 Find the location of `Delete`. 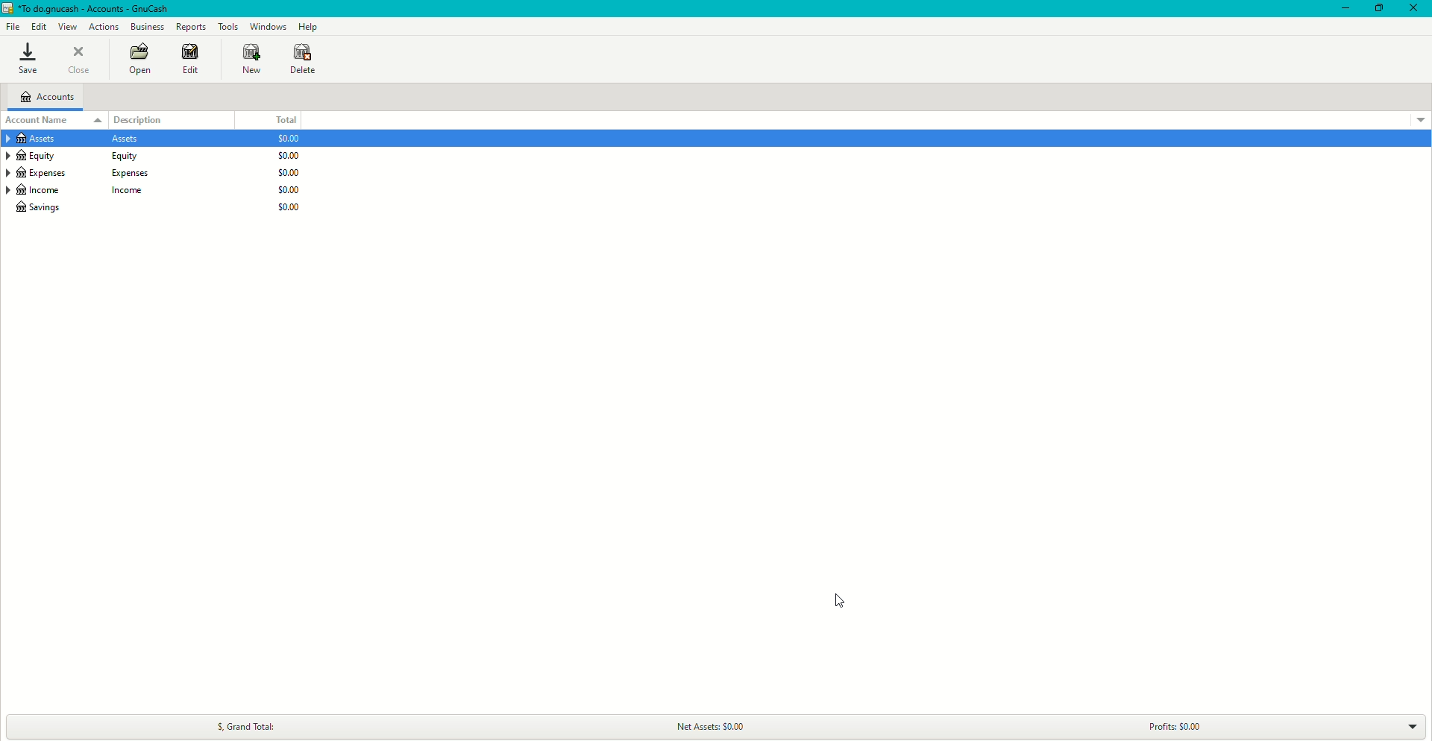

Delete is located at coordinates (303, 59).